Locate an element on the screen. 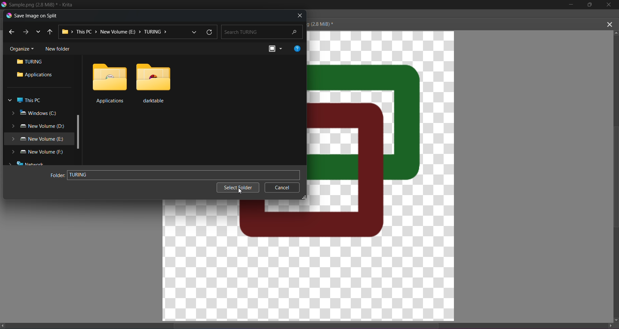 This screenshot has width=619, height=329. Applications is located at coordinates (109, 82).